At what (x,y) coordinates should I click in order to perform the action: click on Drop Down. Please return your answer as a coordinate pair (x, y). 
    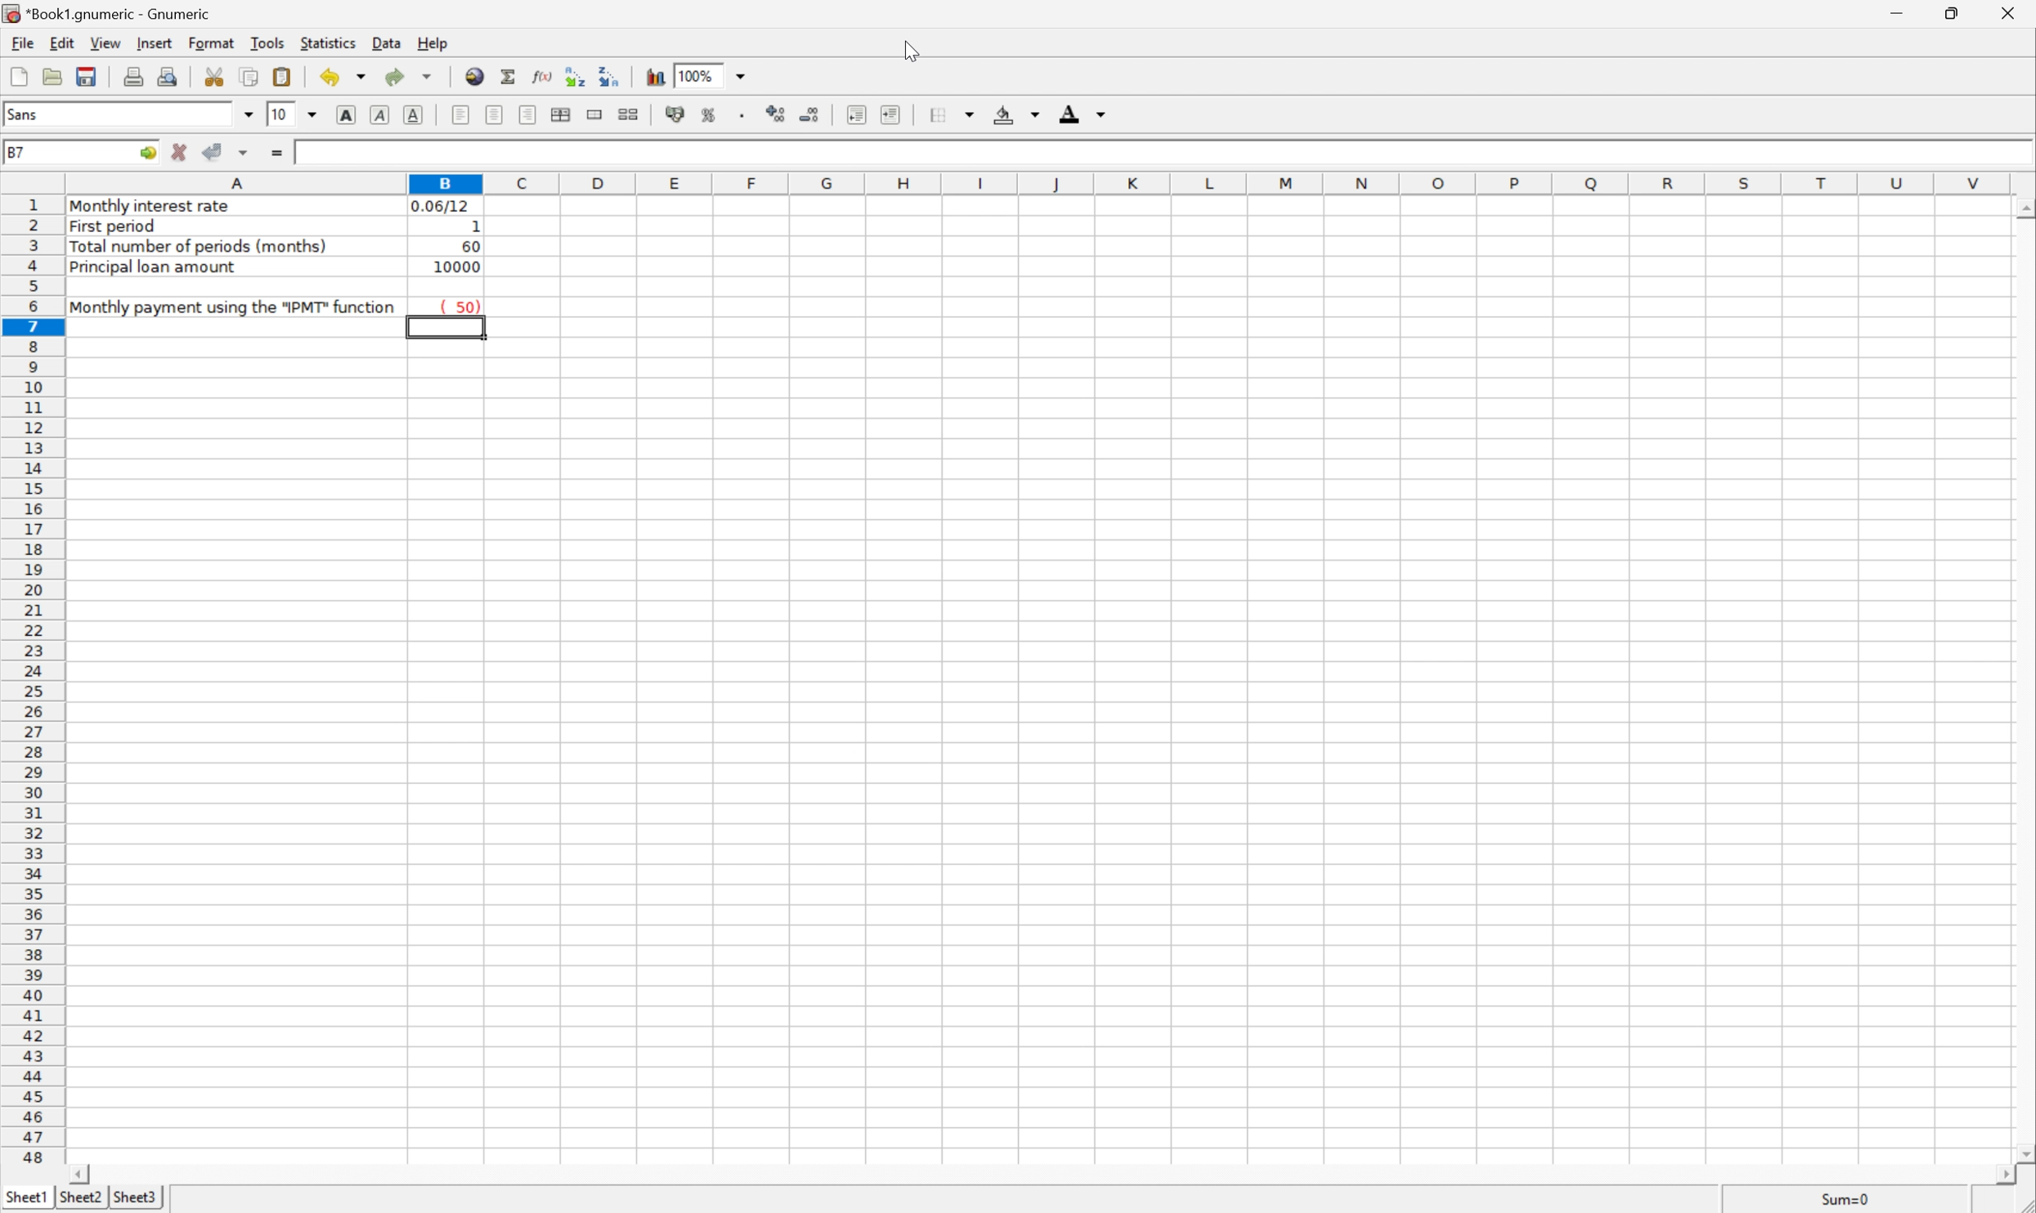
    Looking at the image, I should click on (249, 114).